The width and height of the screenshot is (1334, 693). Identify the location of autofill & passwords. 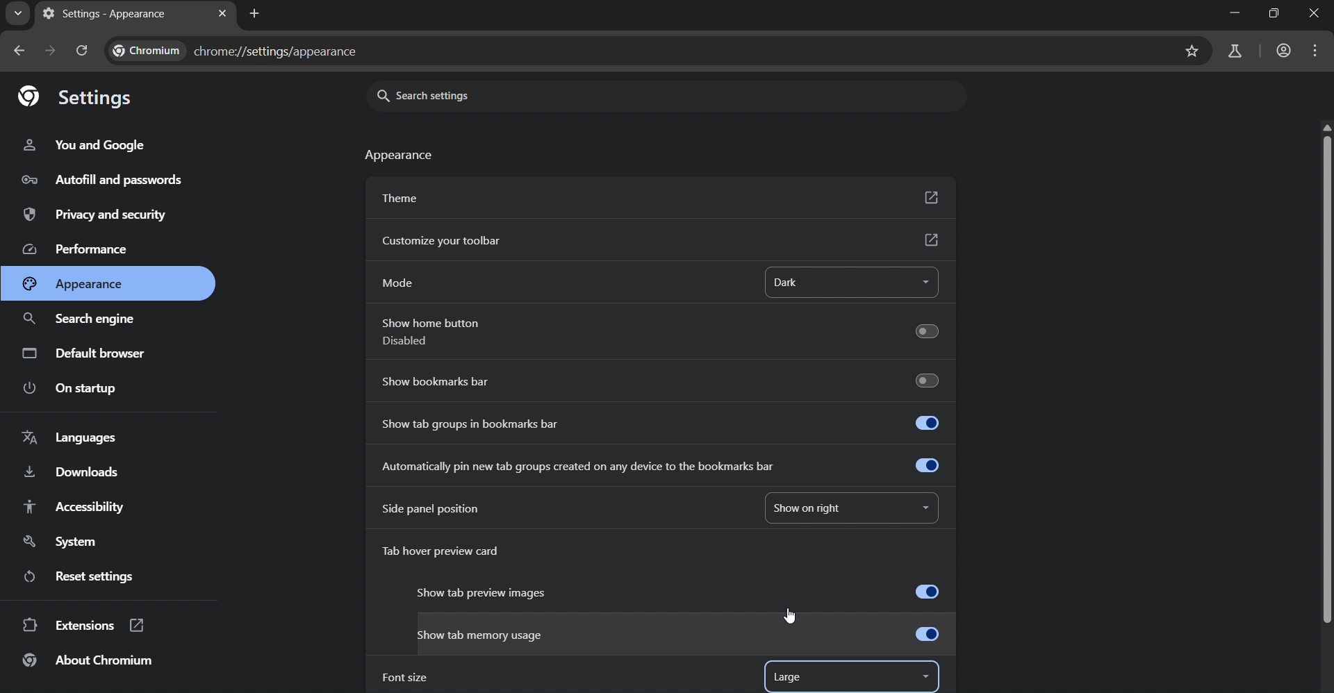
(114, 182).